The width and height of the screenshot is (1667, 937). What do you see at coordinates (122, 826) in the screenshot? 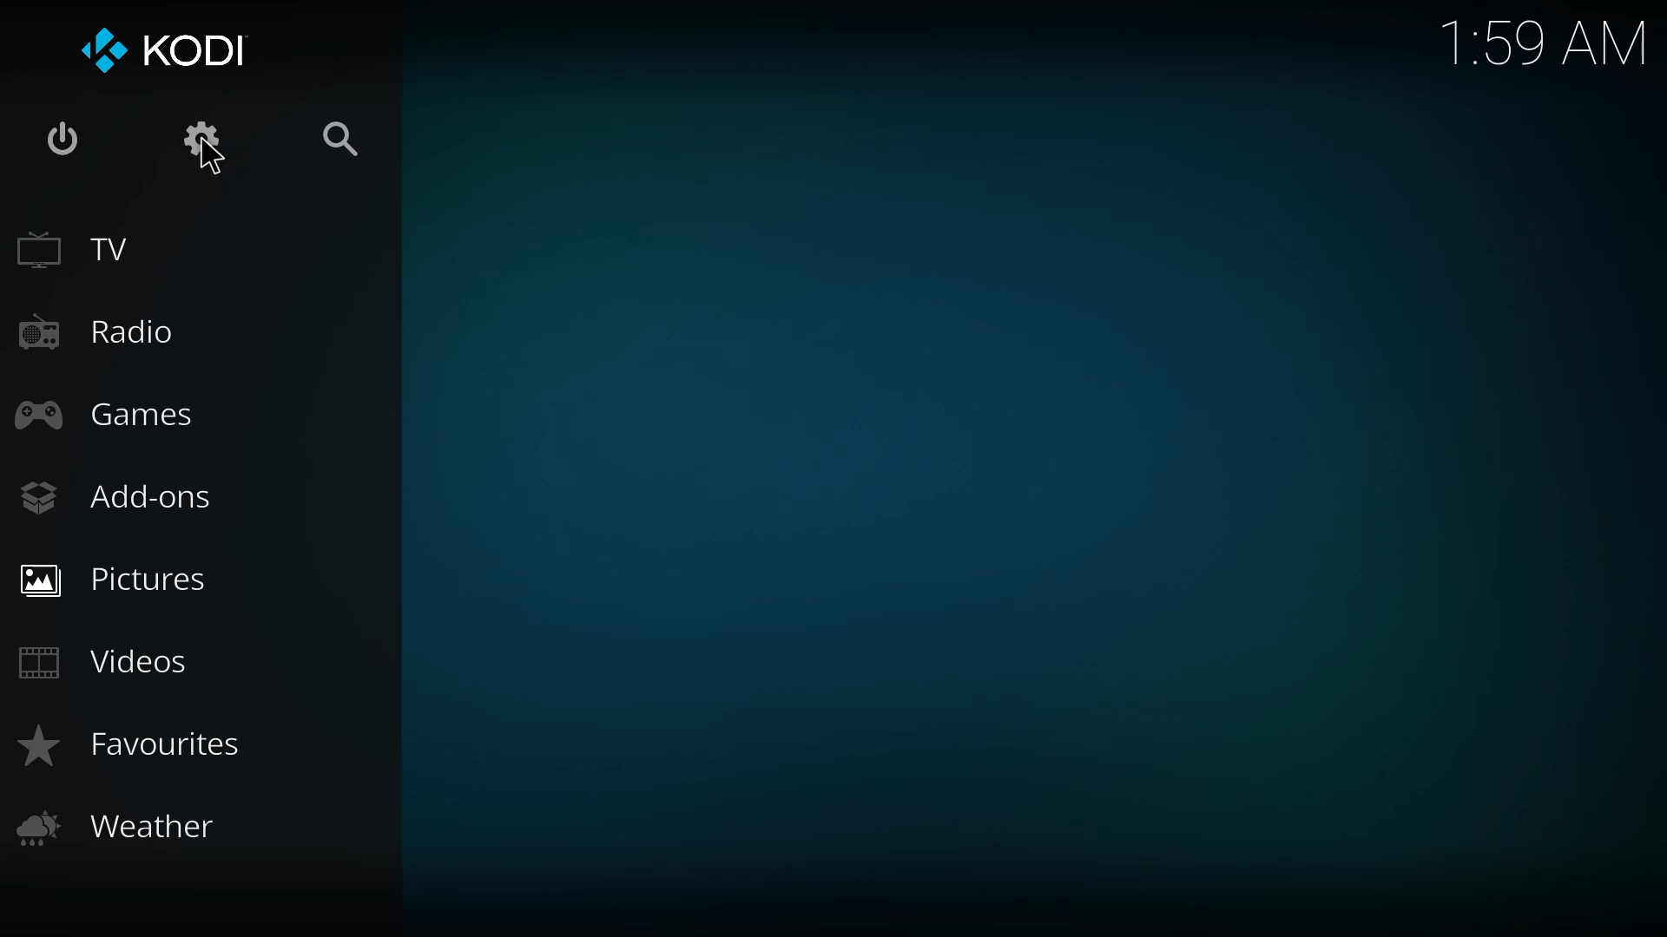
I see `weather` at bounding box center [122, 826].